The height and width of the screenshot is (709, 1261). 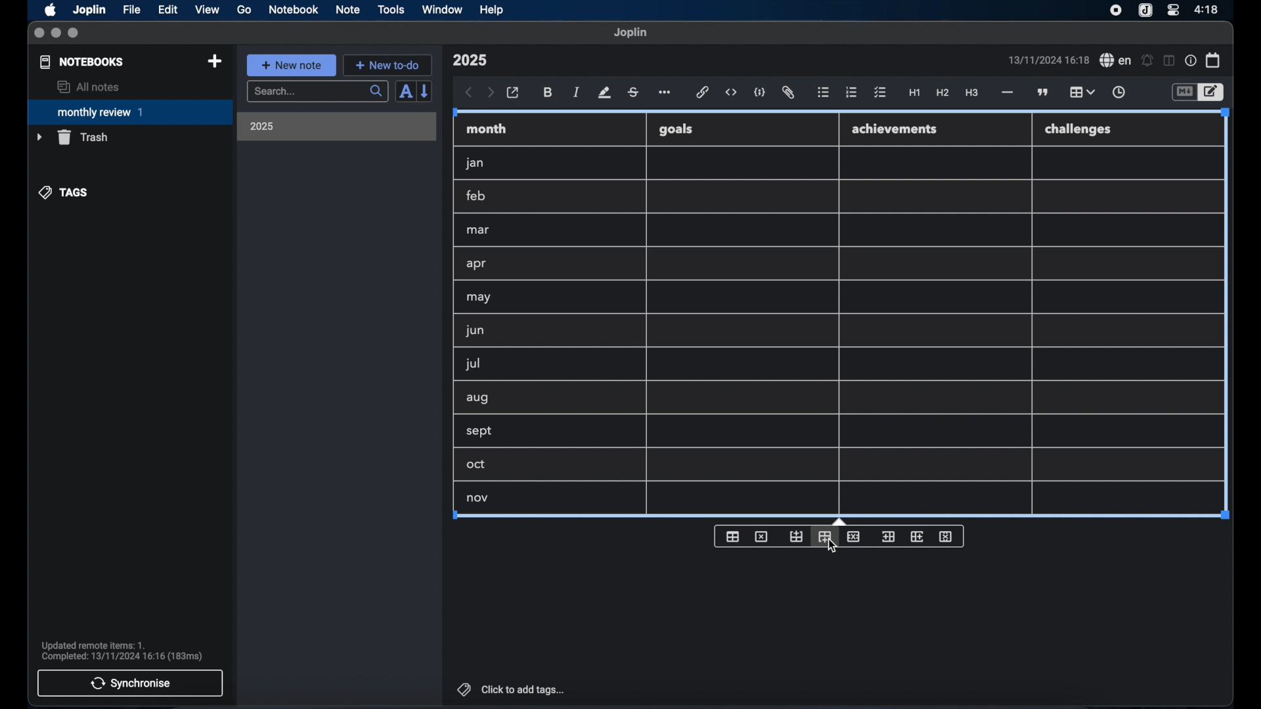 I want to click on jun, so click(x=474, y=330).